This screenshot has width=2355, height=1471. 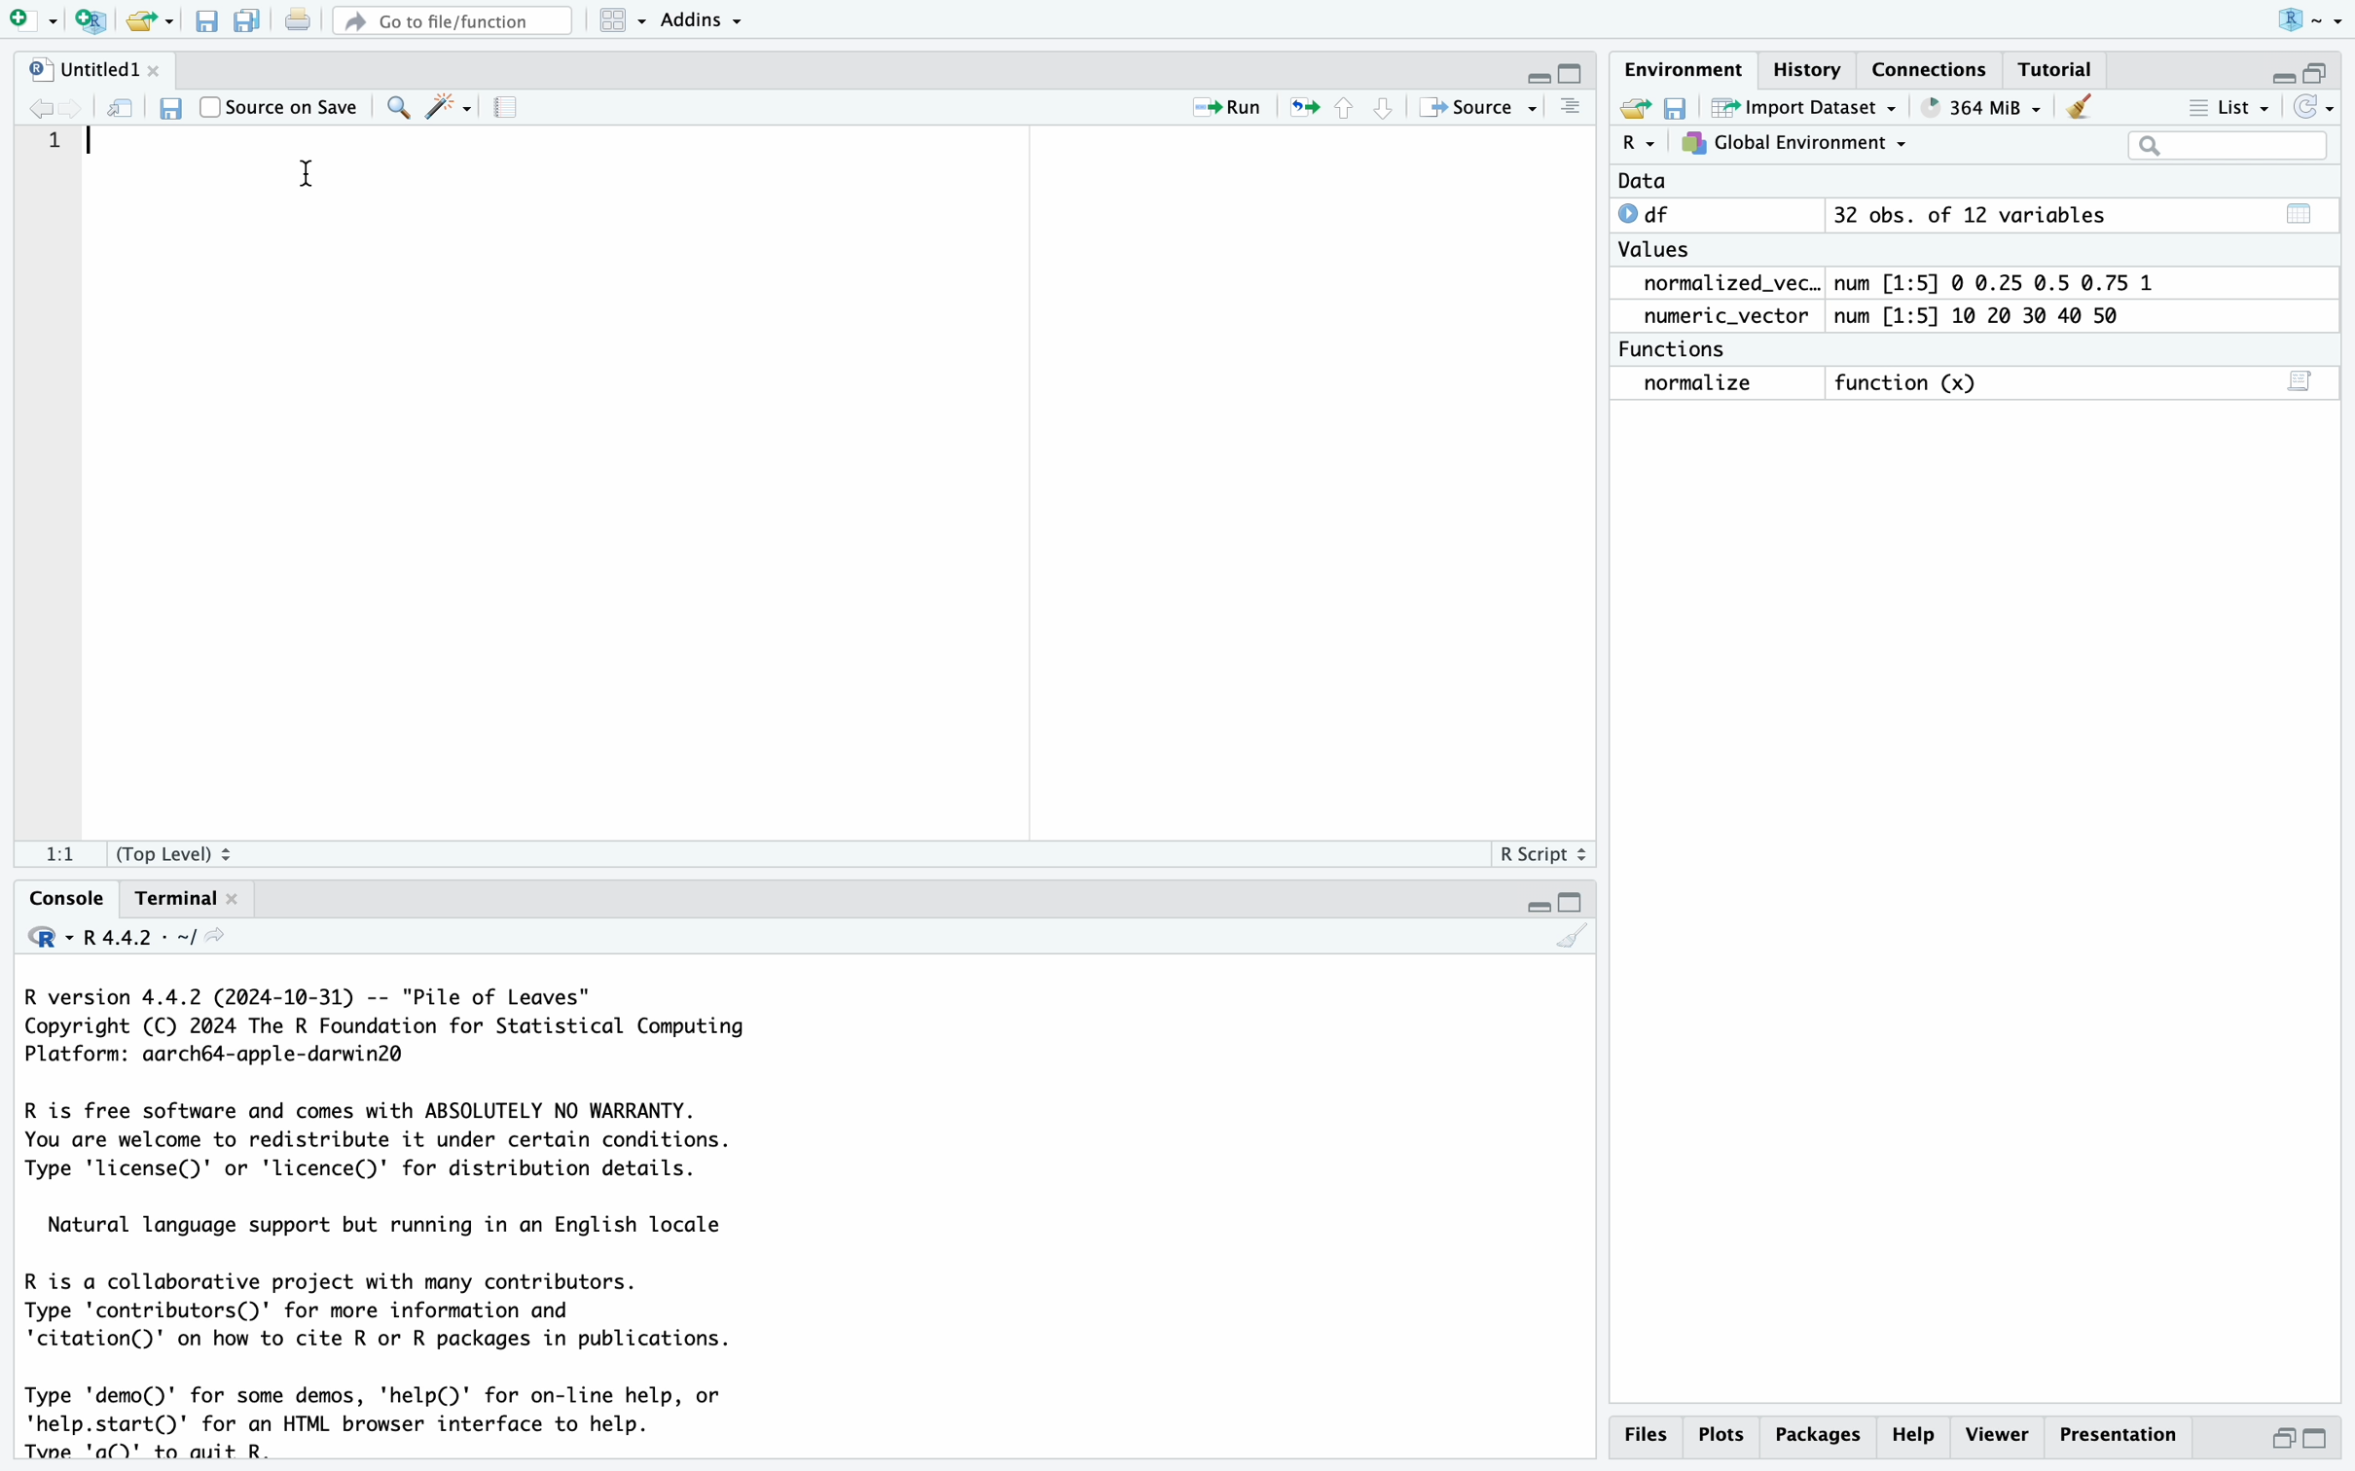 What do you see at coordinates (62, 896) in the screenshot?
I see `Console` at bounding box center [62, 896].